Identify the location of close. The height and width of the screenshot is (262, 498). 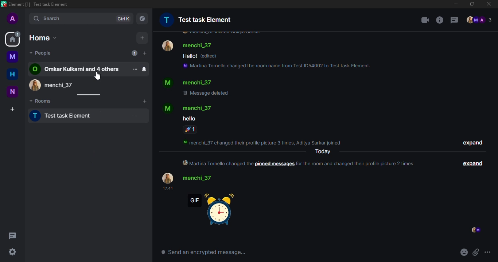
(489, 4).